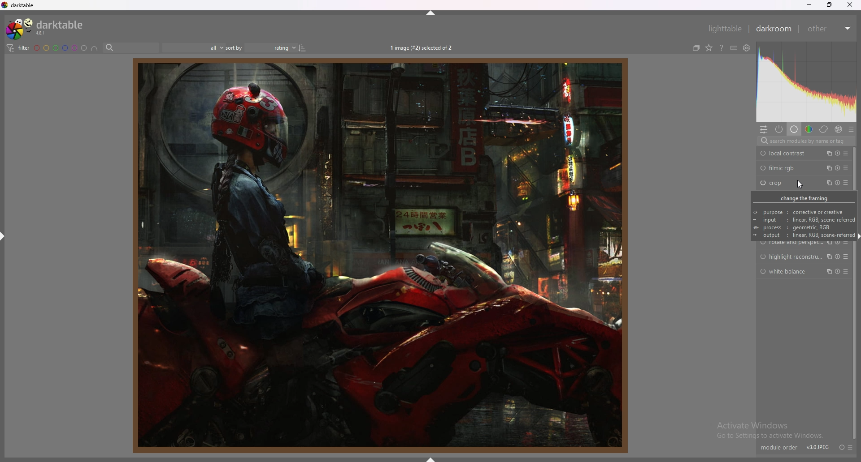 The height and width of the screenshot is (462, 861). What do you see at coordinates (809, 129) in the screenshot?
I see `color` at bounding box center [809, 129].